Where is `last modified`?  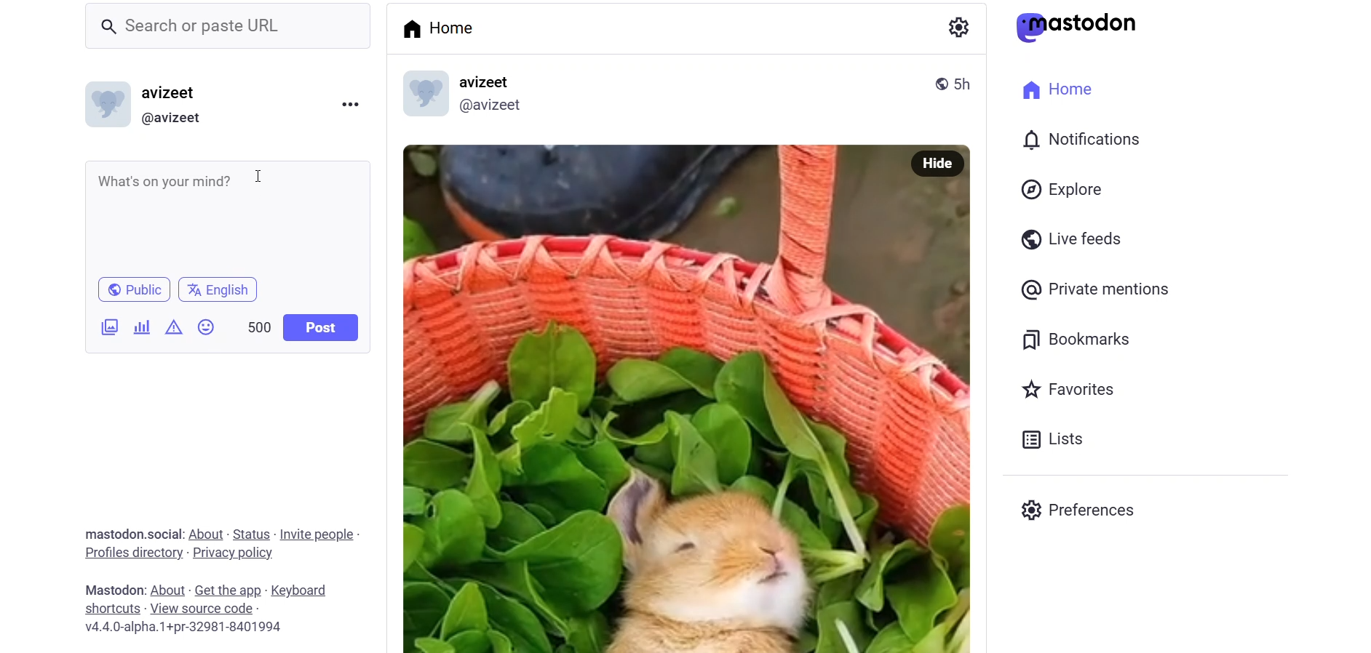
last modified is located at coordinates (965, 83).